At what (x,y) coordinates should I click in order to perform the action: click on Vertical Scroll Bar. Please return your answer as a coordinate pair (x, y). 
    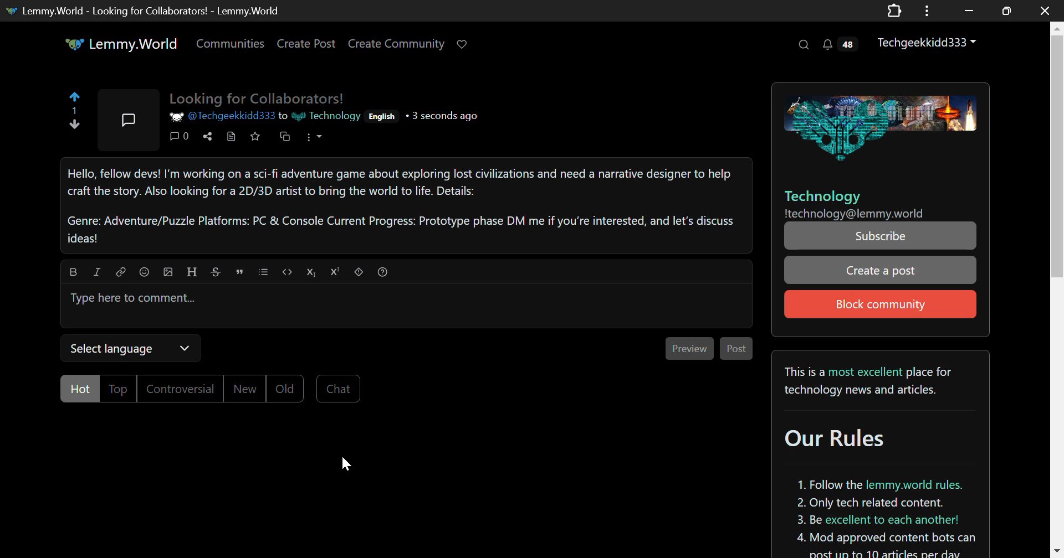
    Looking at the image, I should click on (1057, 290).